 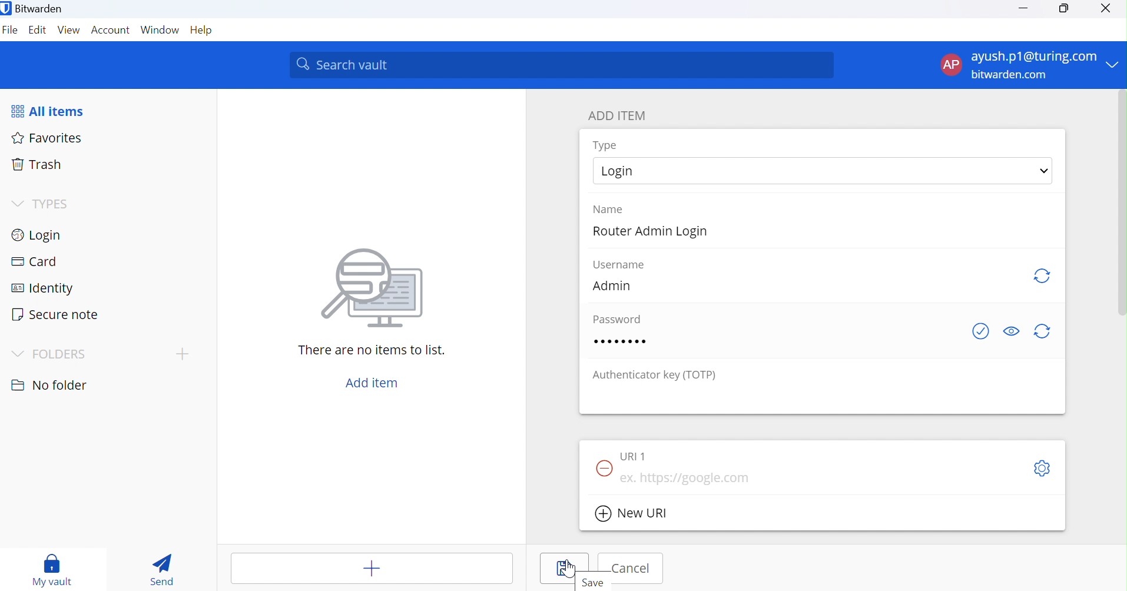 I want to click on Edit, so click(x=39, y=31).